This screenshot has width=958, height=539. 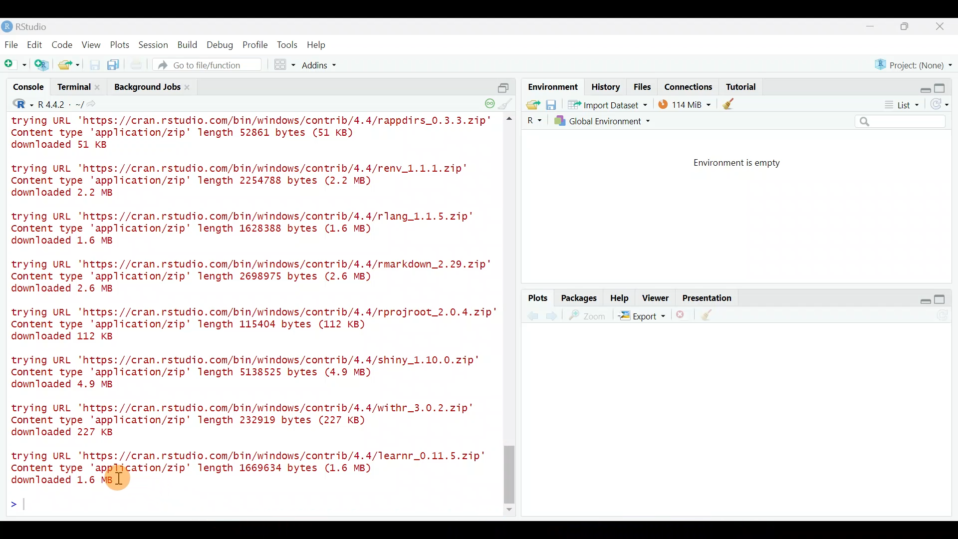 What do you see at coordinates (511, 315) in the screenshot?
I see `scroll bar` at bounding box center [511, 315].